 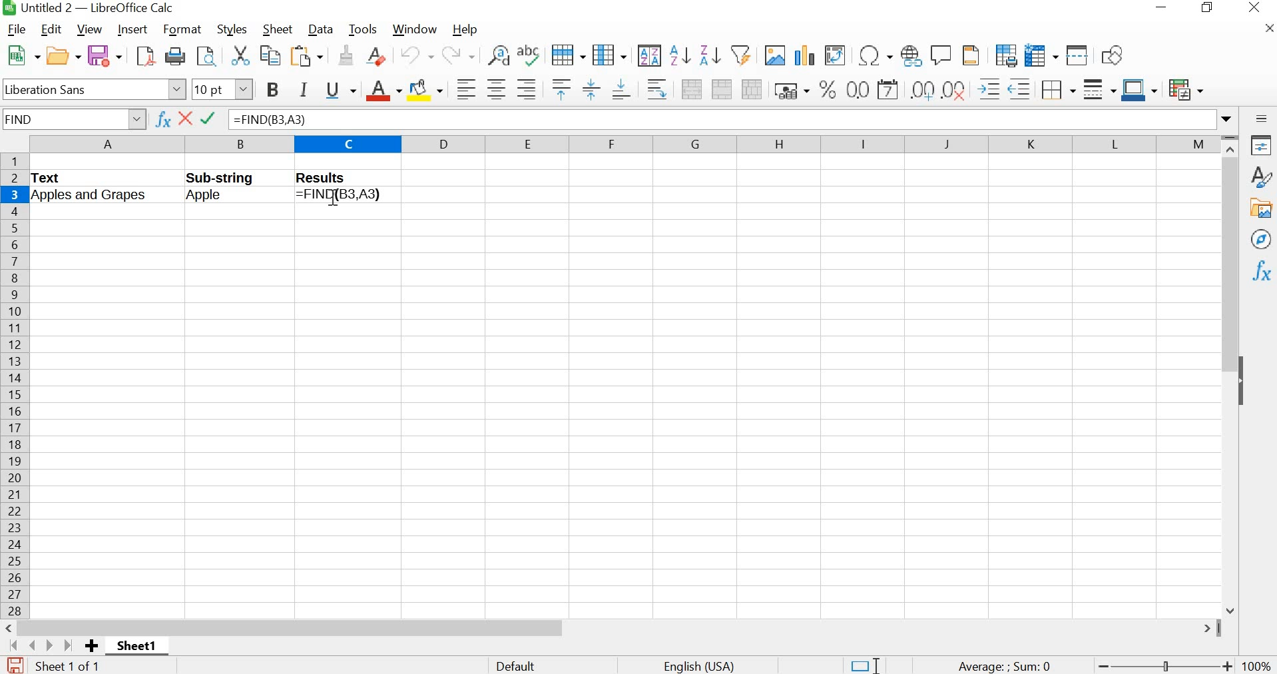 What do you see at coordinates (142, 56) in the screenshot?
I see `save as pdf` at bounding box center [142, 56].